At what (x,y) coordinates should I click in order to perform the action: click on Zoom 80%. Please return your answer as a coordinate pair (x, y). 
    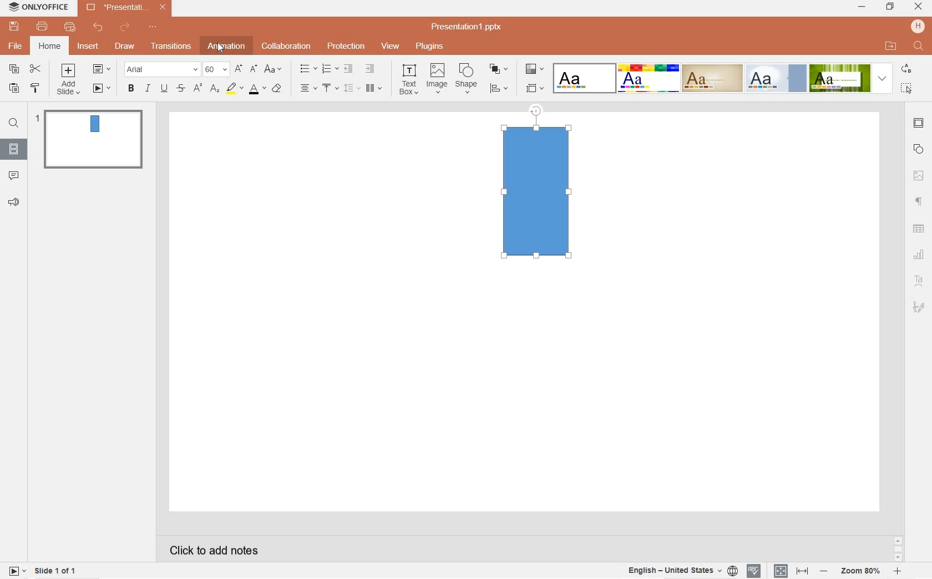
    Looking at the image, I should click on (862, 572).